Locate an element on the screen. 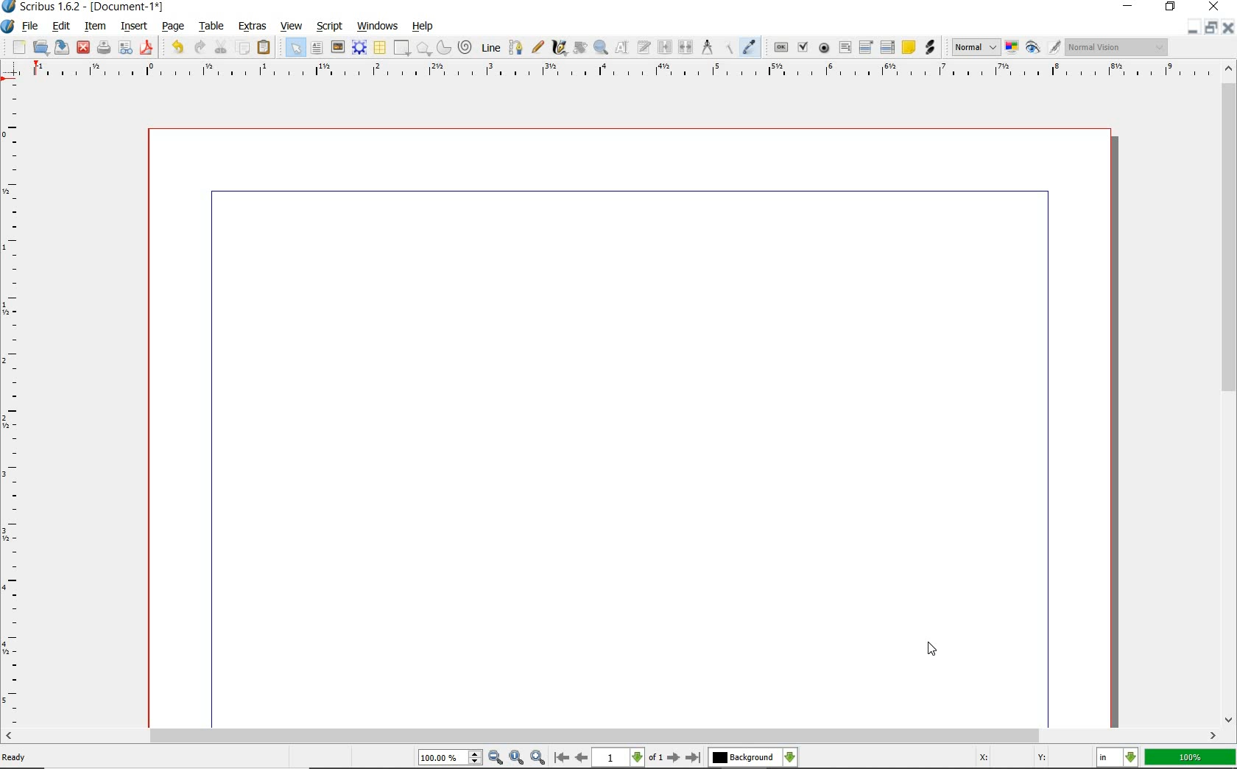  edit text with story editor is located at coordinates (645, 46).